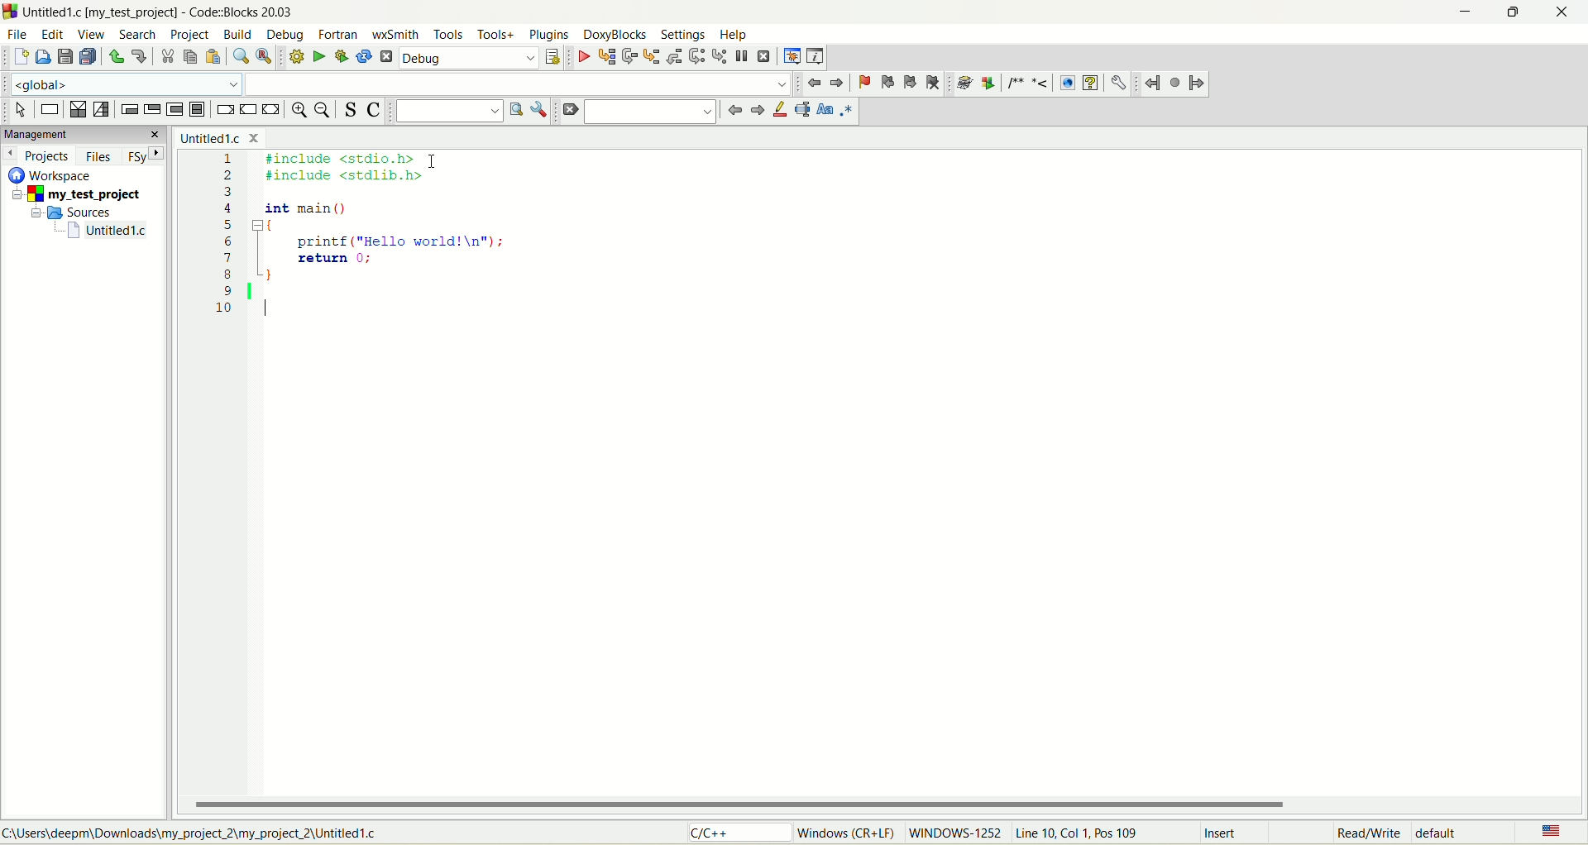  I want to click on debug, so click(467, 57).